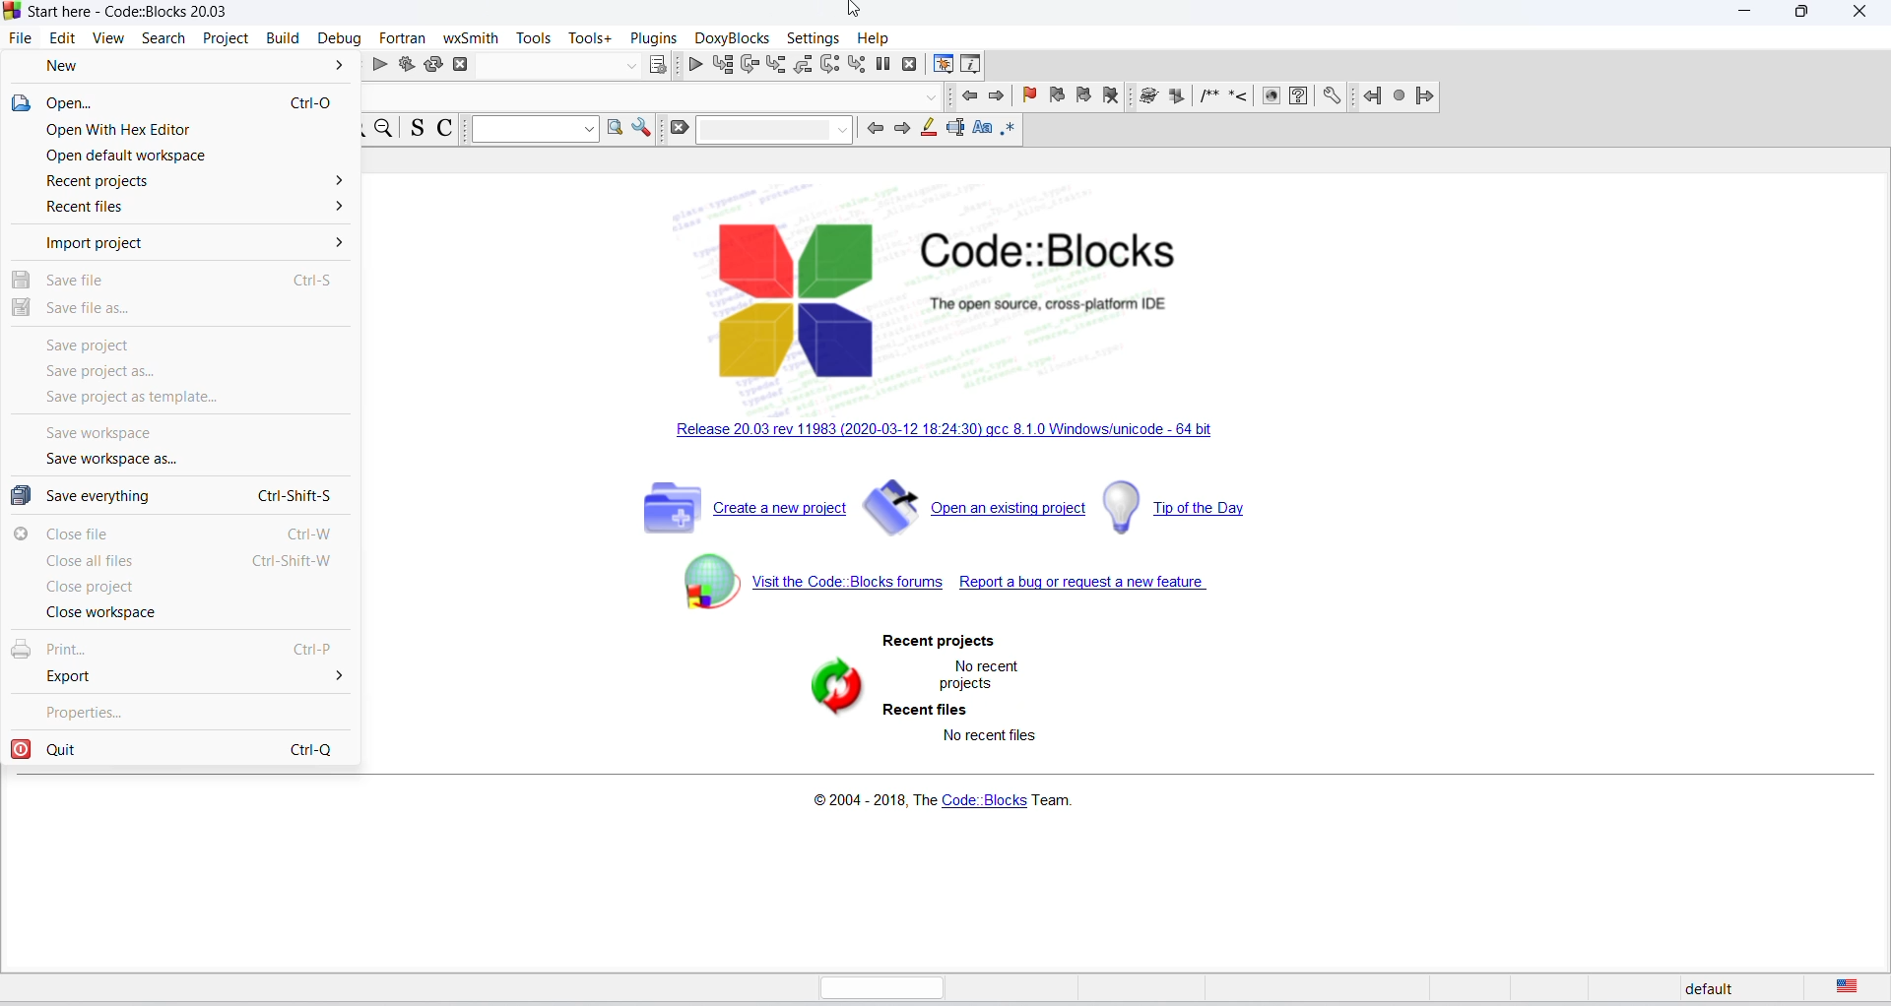  I want to click on previous, so click(967, 94).